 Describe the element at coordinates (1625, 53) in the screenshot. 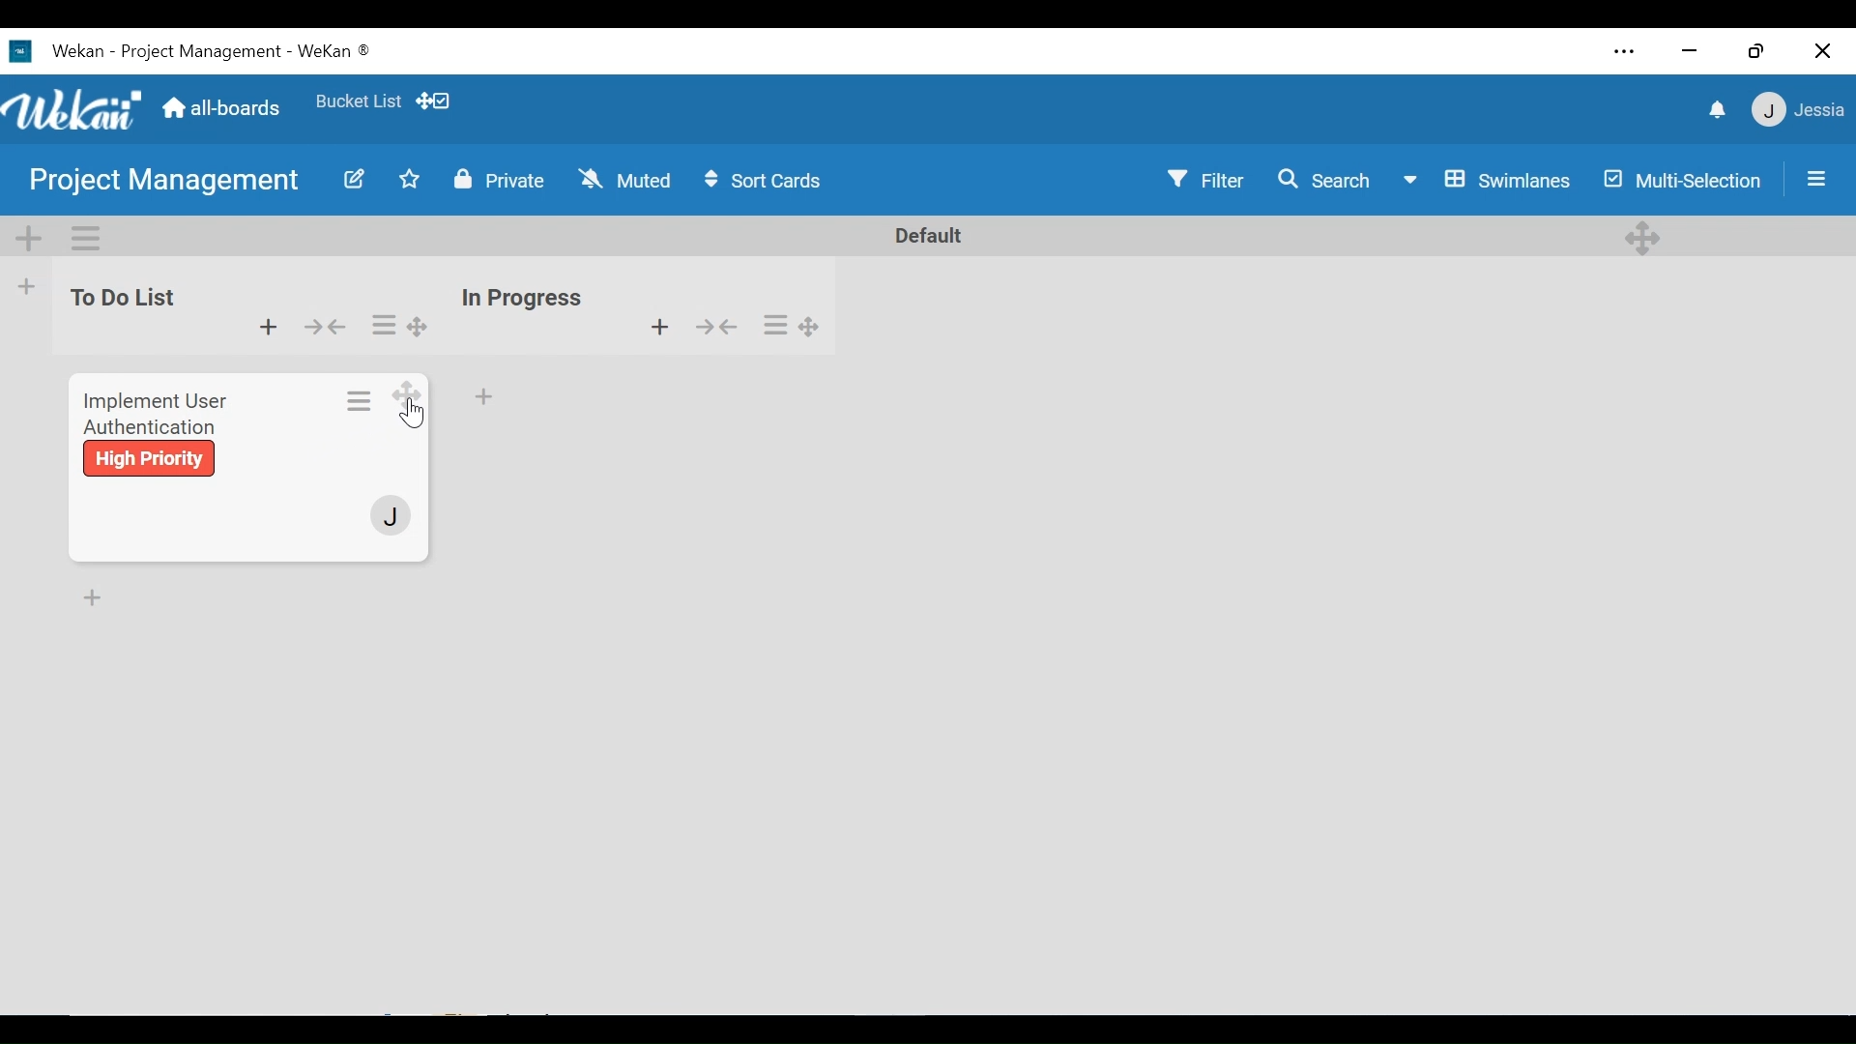

I see `Settings and more` at that location.